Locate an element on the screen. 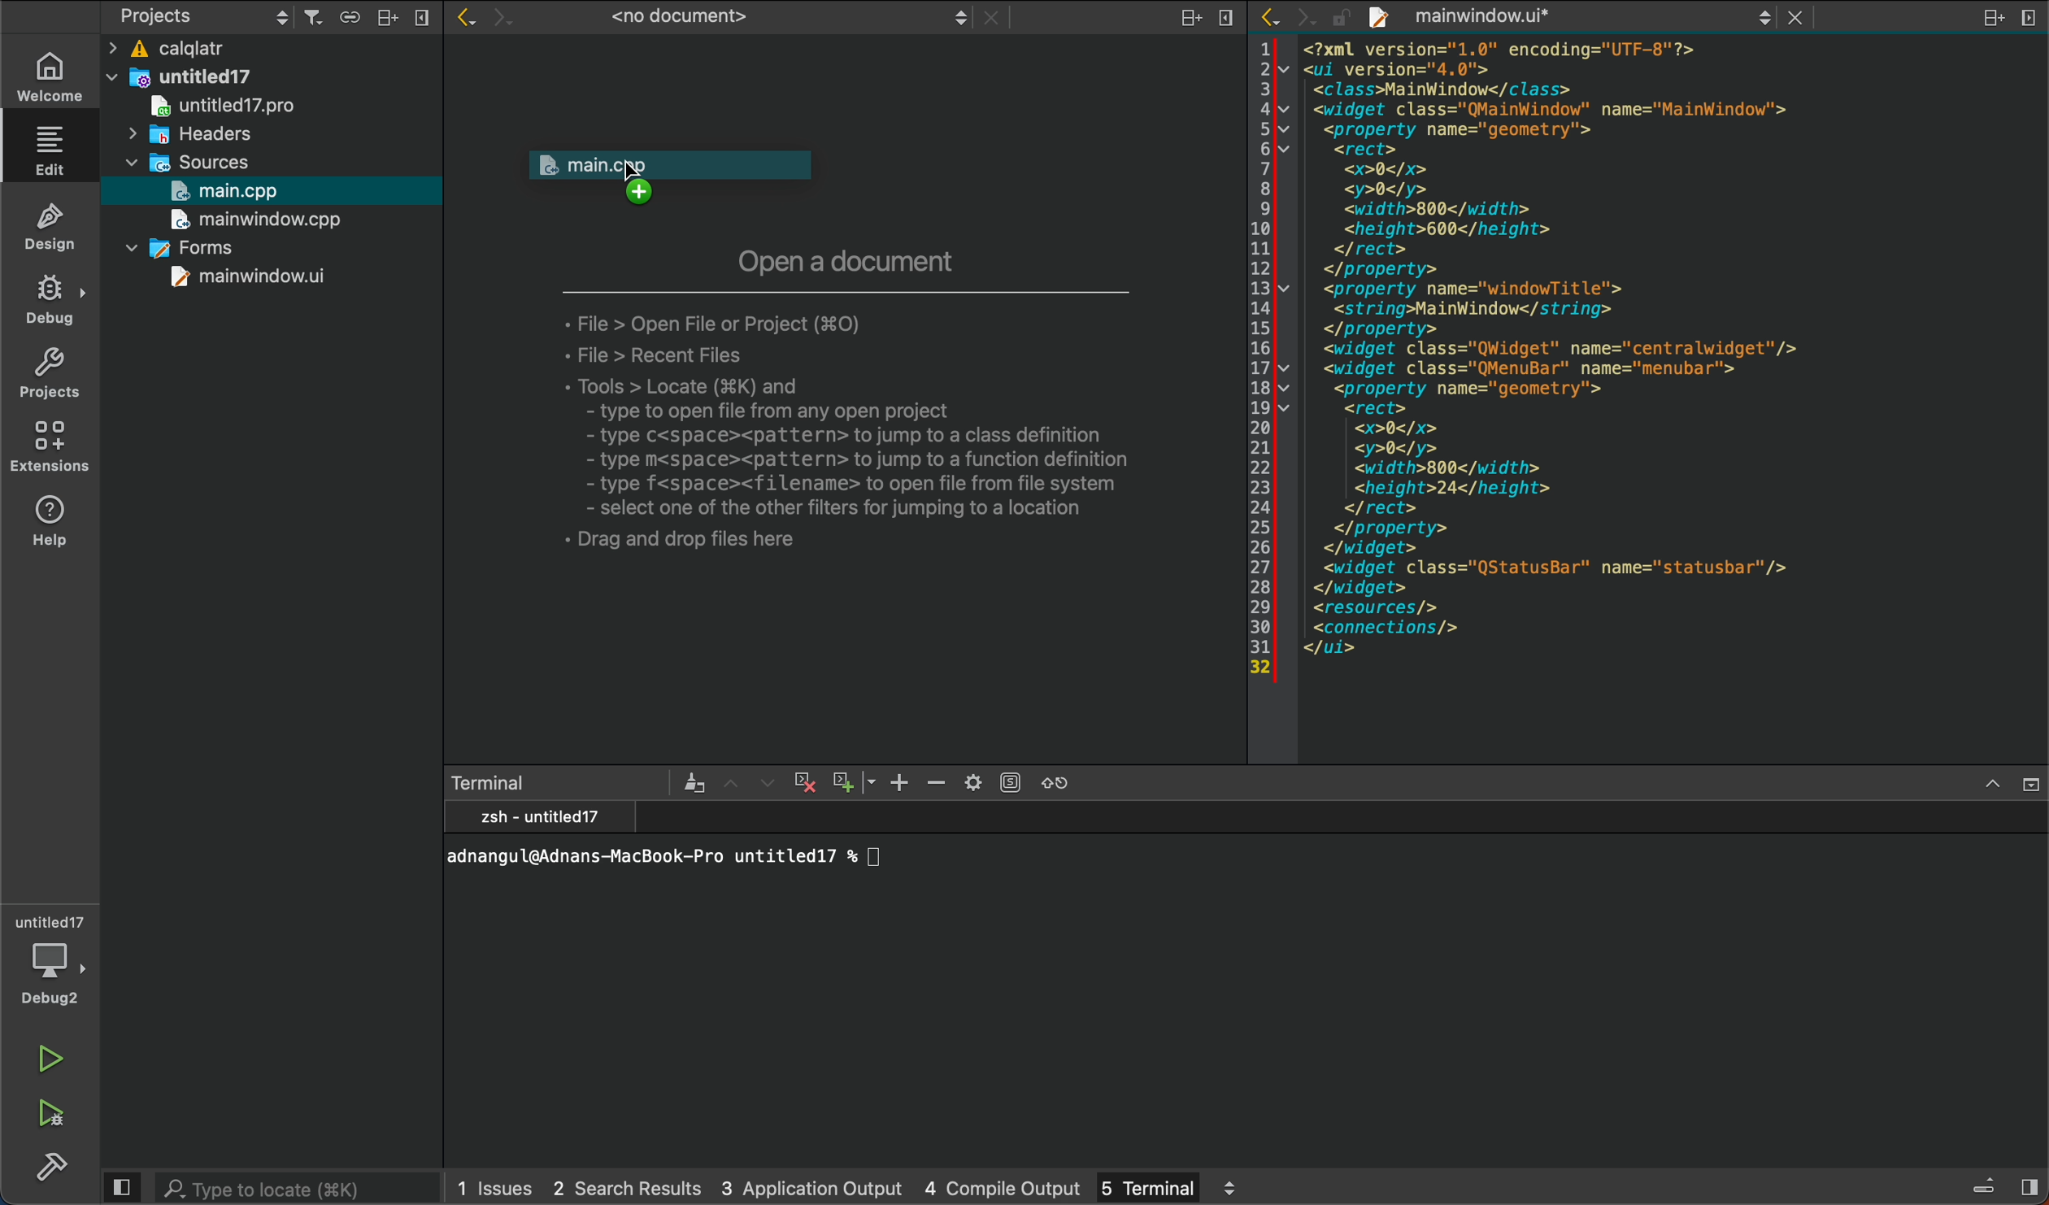 The height and width of the screenshot is (1205, 2049). close is located at coordinates (422, 17).